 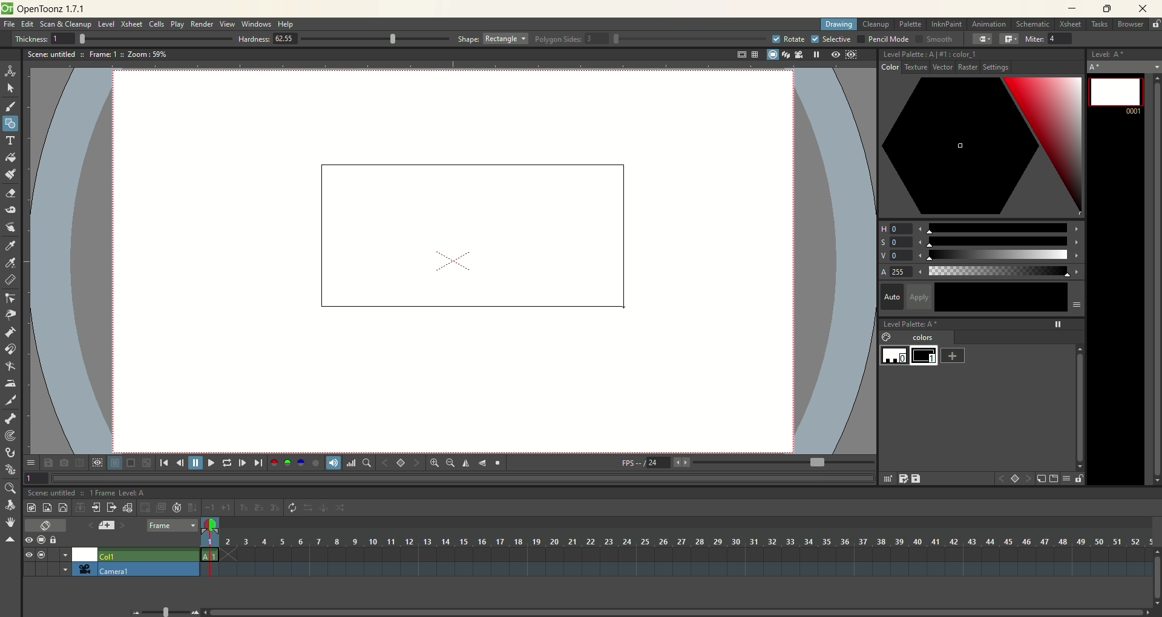 What do you see at coordinates (31, 508) in the screenshot?
I see `new toonz raster level` at bounding box center [31, 508].